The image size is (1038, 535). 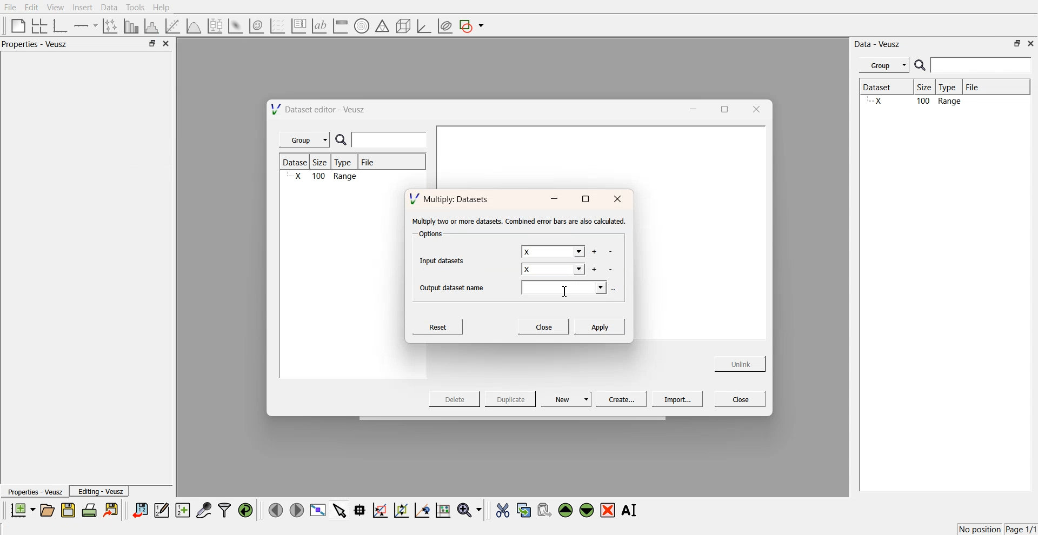 What do you see at coordinates (306, 140) in the screenshot?
I see `Group |` at bounding box center [306, 140].